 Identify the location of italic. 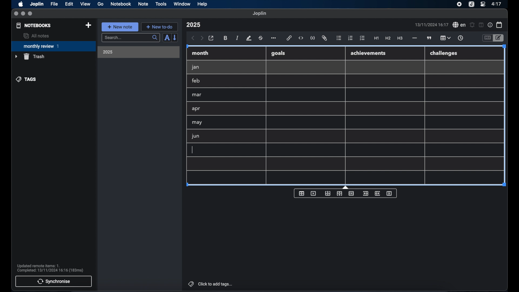
(237, 38).